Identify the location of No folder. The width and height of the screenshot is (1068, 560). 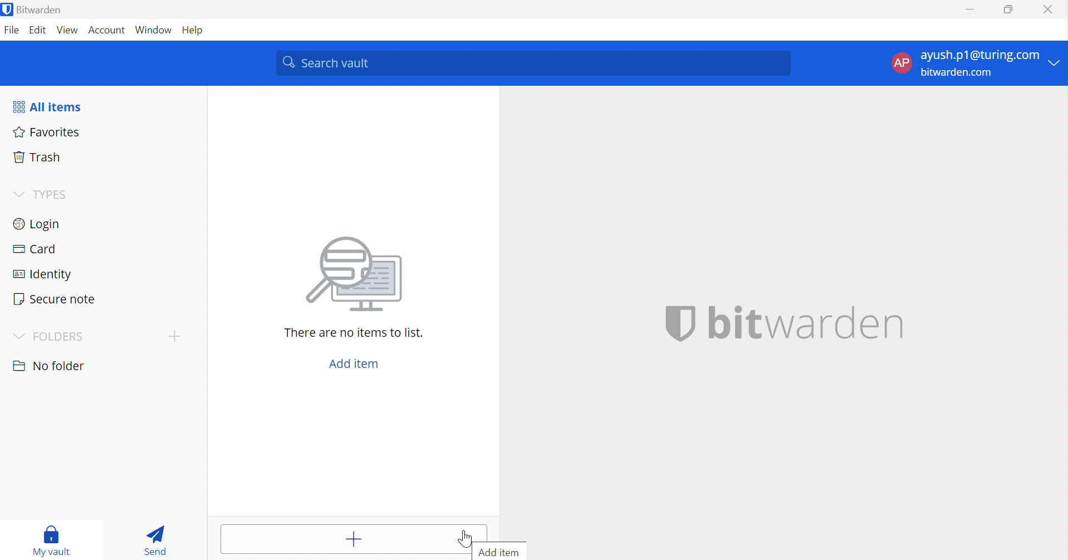
(50, 367).